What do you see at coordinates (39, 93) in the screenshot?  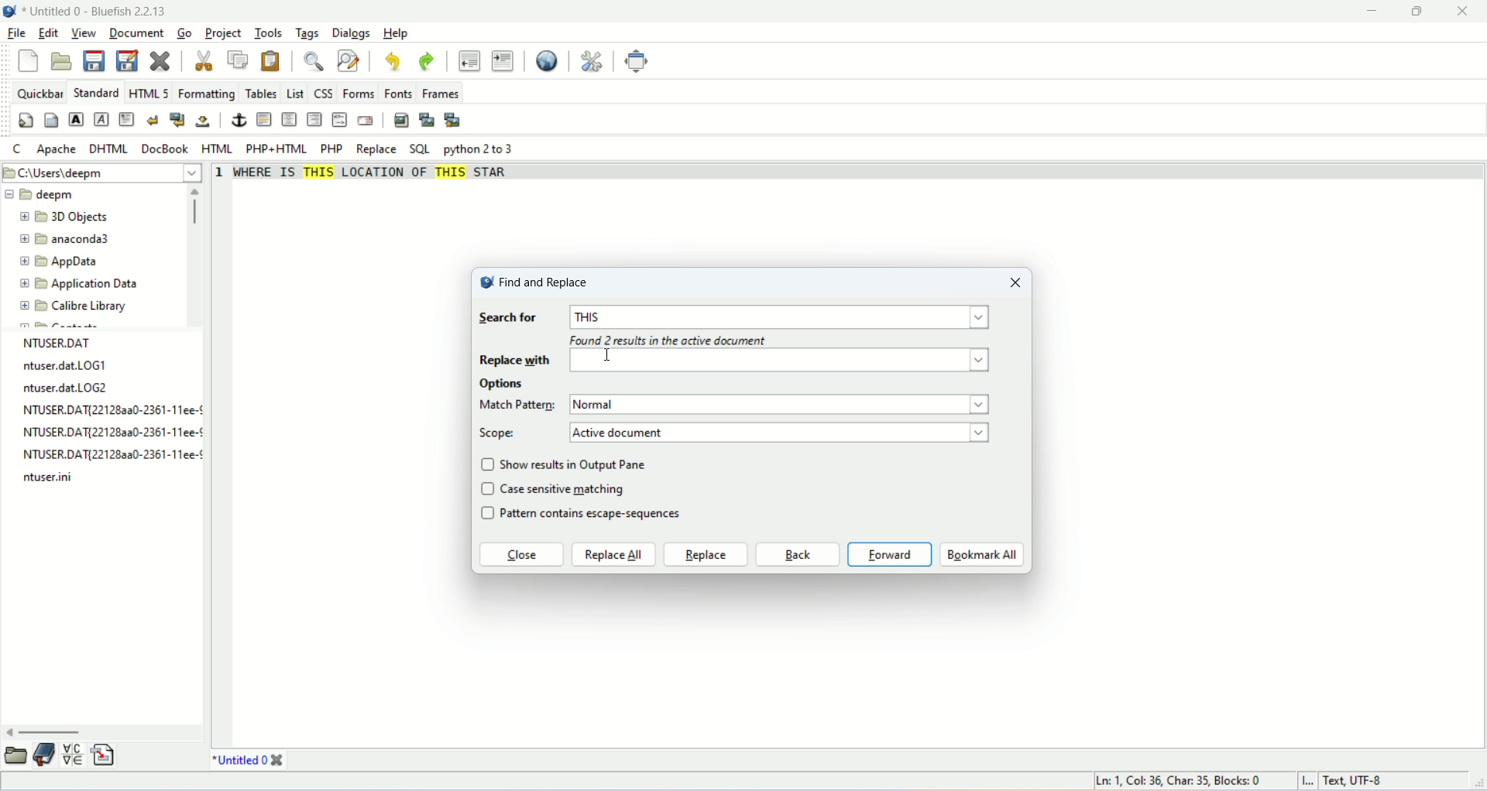 I see `quickbar` at bounding box center [39, 93].